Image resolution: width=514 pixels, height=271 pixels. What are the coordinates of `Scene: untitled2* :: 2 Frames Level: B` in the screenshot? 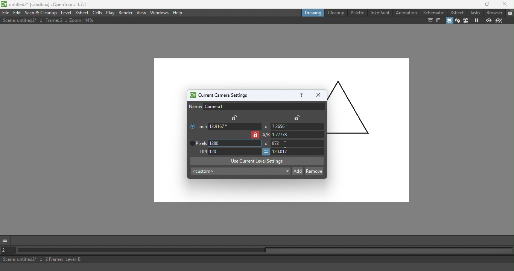 It's located at (258, 259).